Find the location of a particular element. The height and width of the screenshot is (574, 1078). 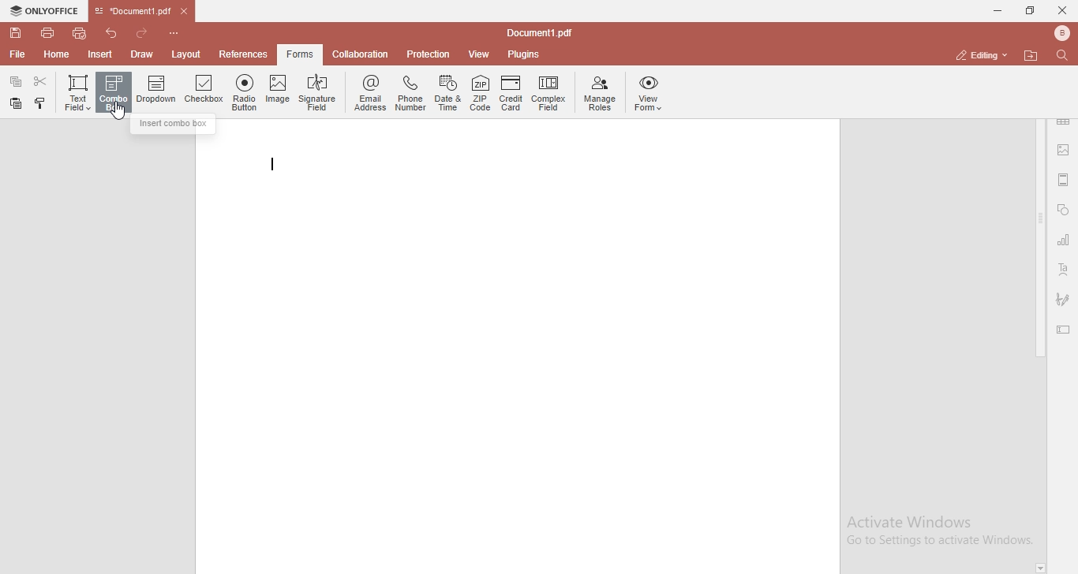

Insert is located at coordinates (100, 55).